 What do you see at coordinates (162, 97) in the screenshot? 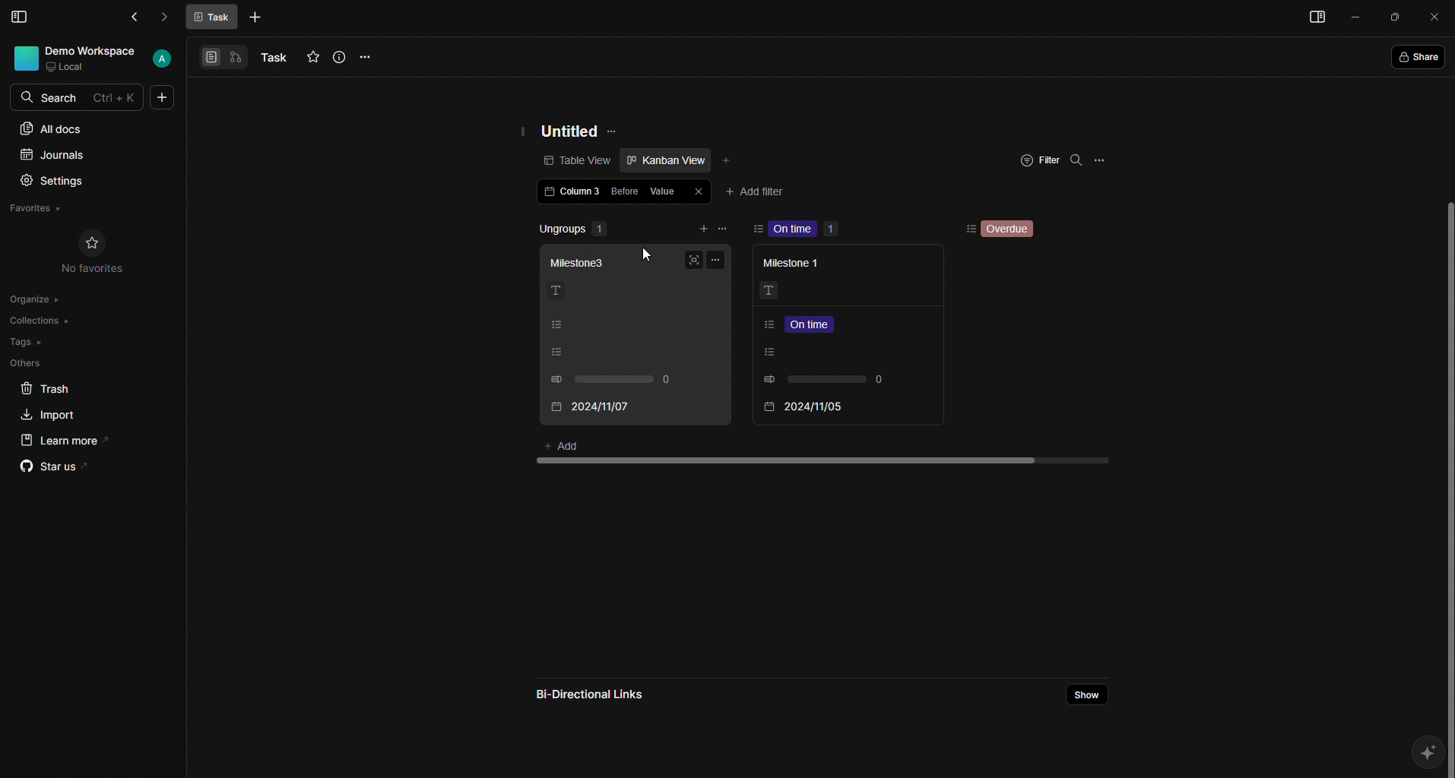
I see `More` at bounding box center [162, 97].